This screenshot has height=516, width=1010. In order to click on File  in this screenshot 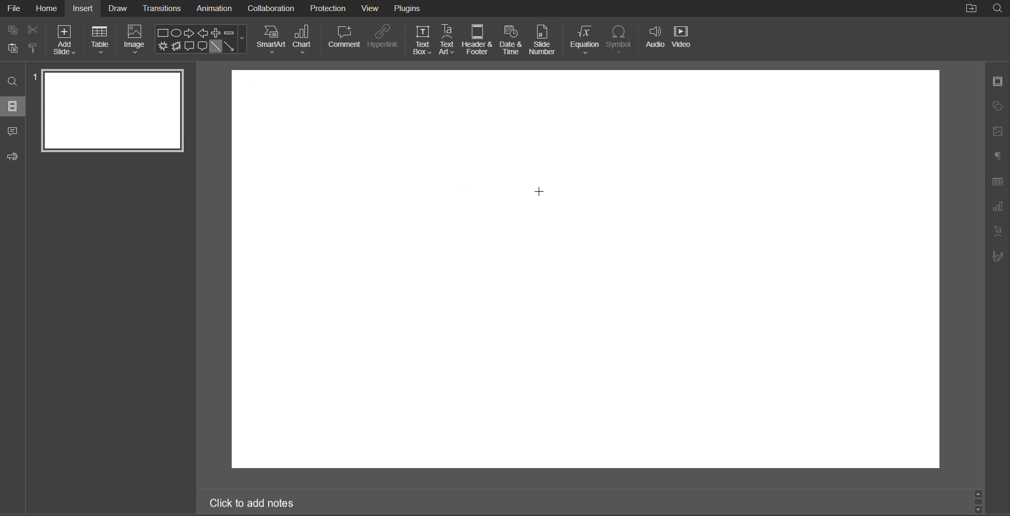, I will do `click(15, 9)`.